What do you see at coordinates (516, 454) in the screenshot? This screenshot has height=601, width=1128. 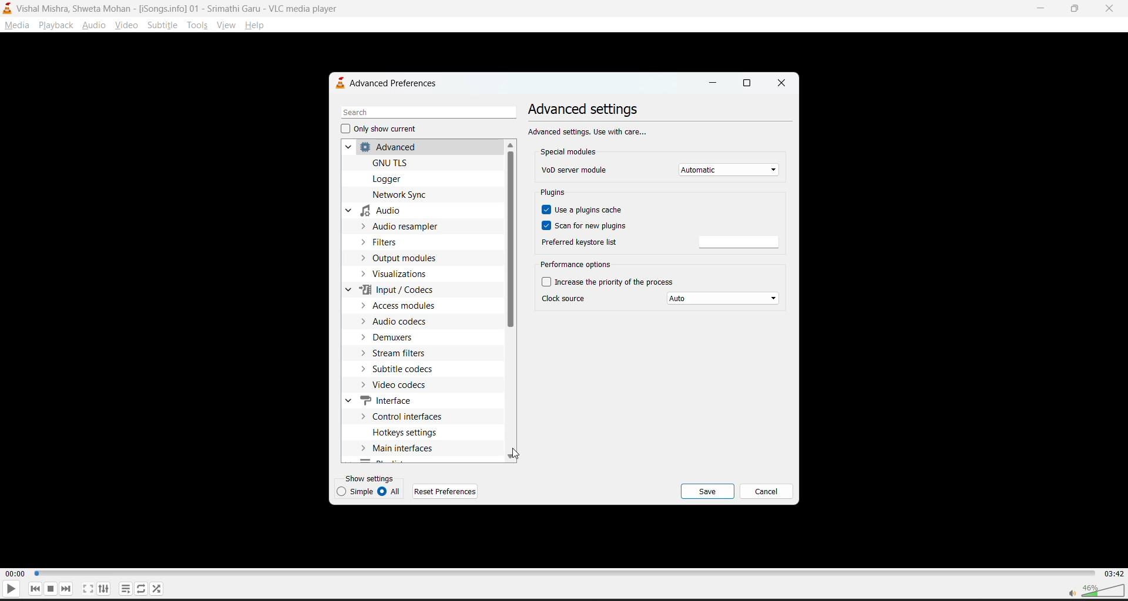 I see `cursor` at bounding box center [516, 454].